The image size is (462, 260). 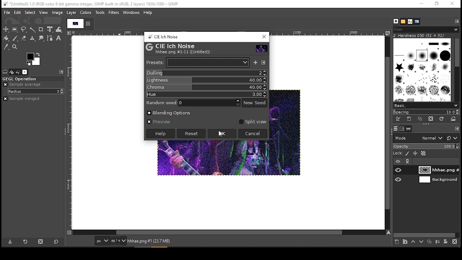 I want to click on file, so click(x=6, y=12).